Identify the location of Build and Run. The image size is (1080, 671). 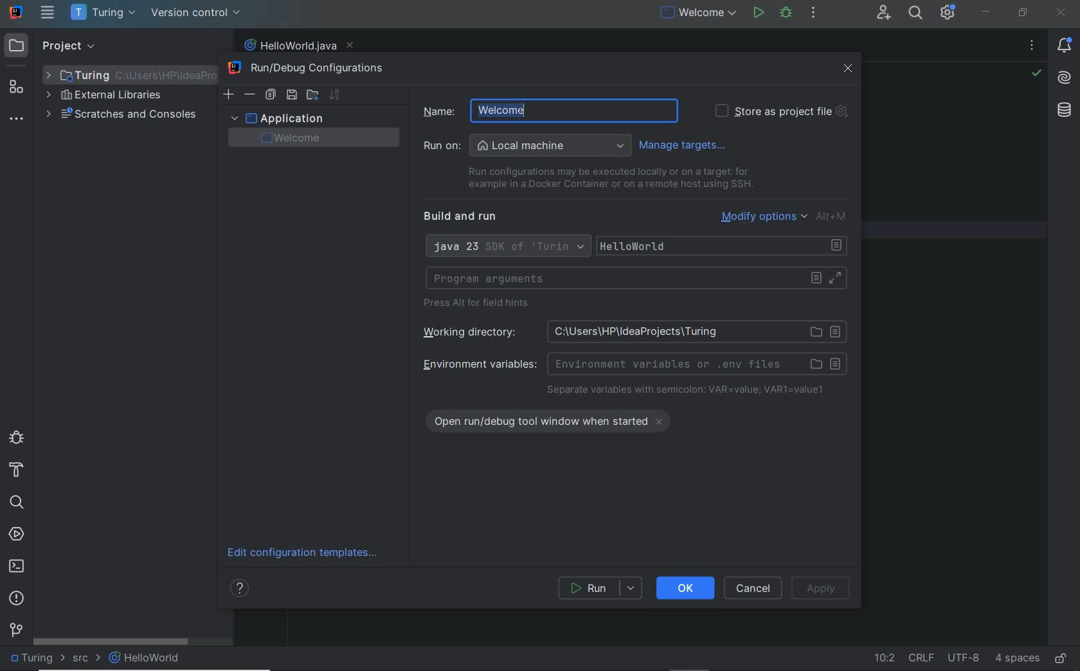
(465, 217).